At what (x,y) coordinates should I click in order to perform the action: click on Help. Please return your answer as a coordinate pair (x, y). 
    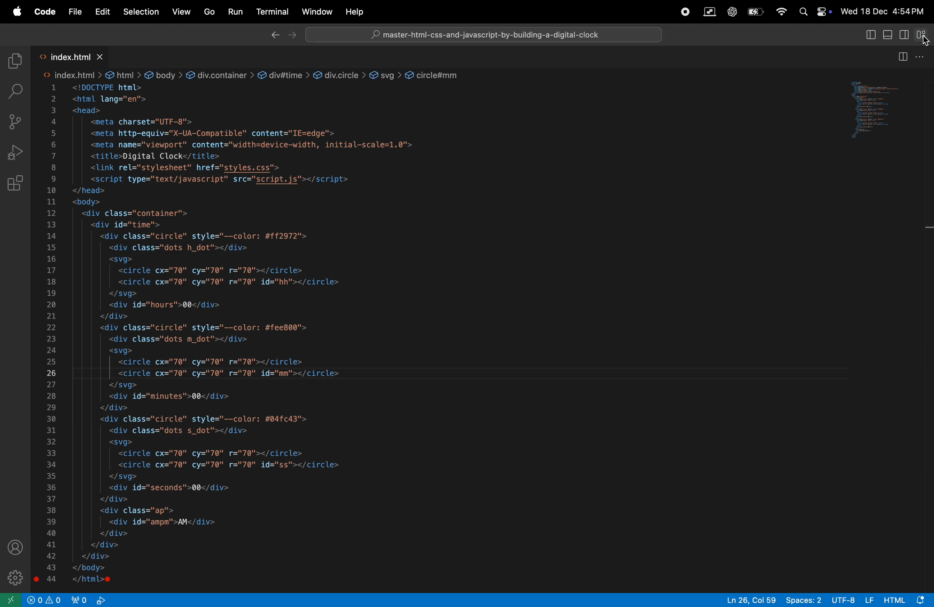
    Looking at the image, I should click on (358, 12).